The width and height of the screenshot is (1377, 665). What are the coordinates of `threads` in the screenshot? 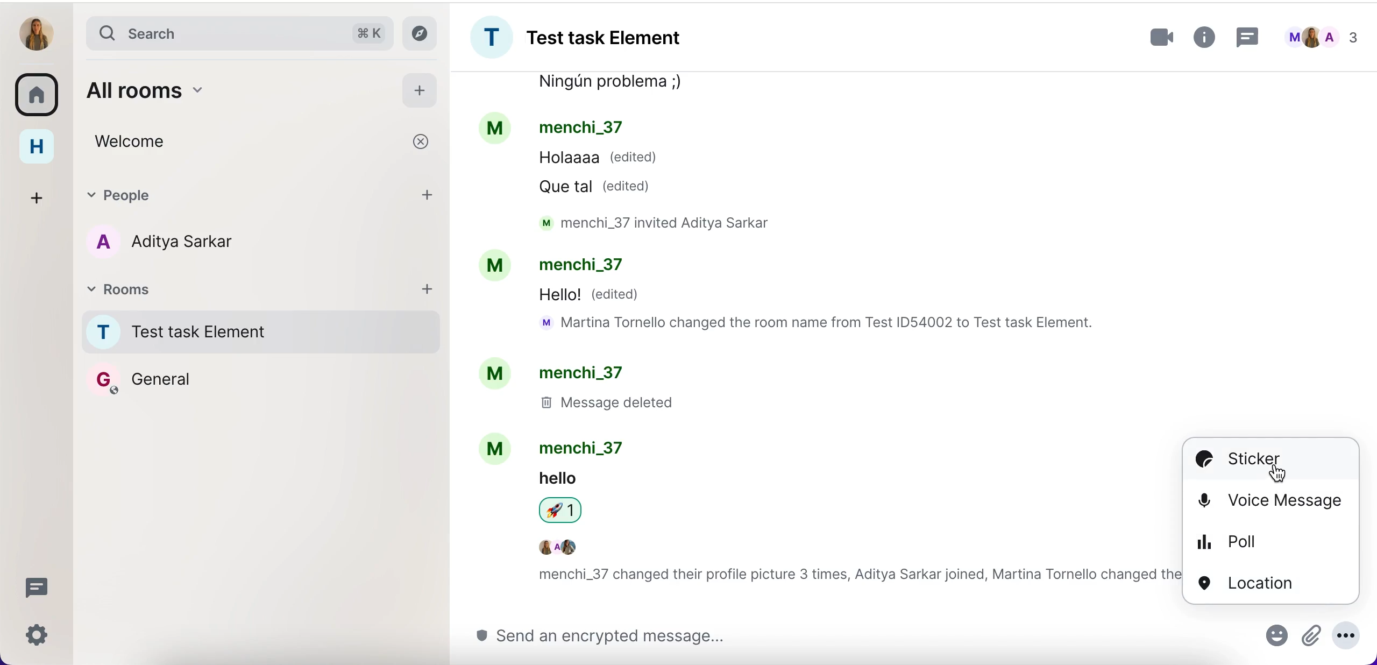 It's located at (37, 586).